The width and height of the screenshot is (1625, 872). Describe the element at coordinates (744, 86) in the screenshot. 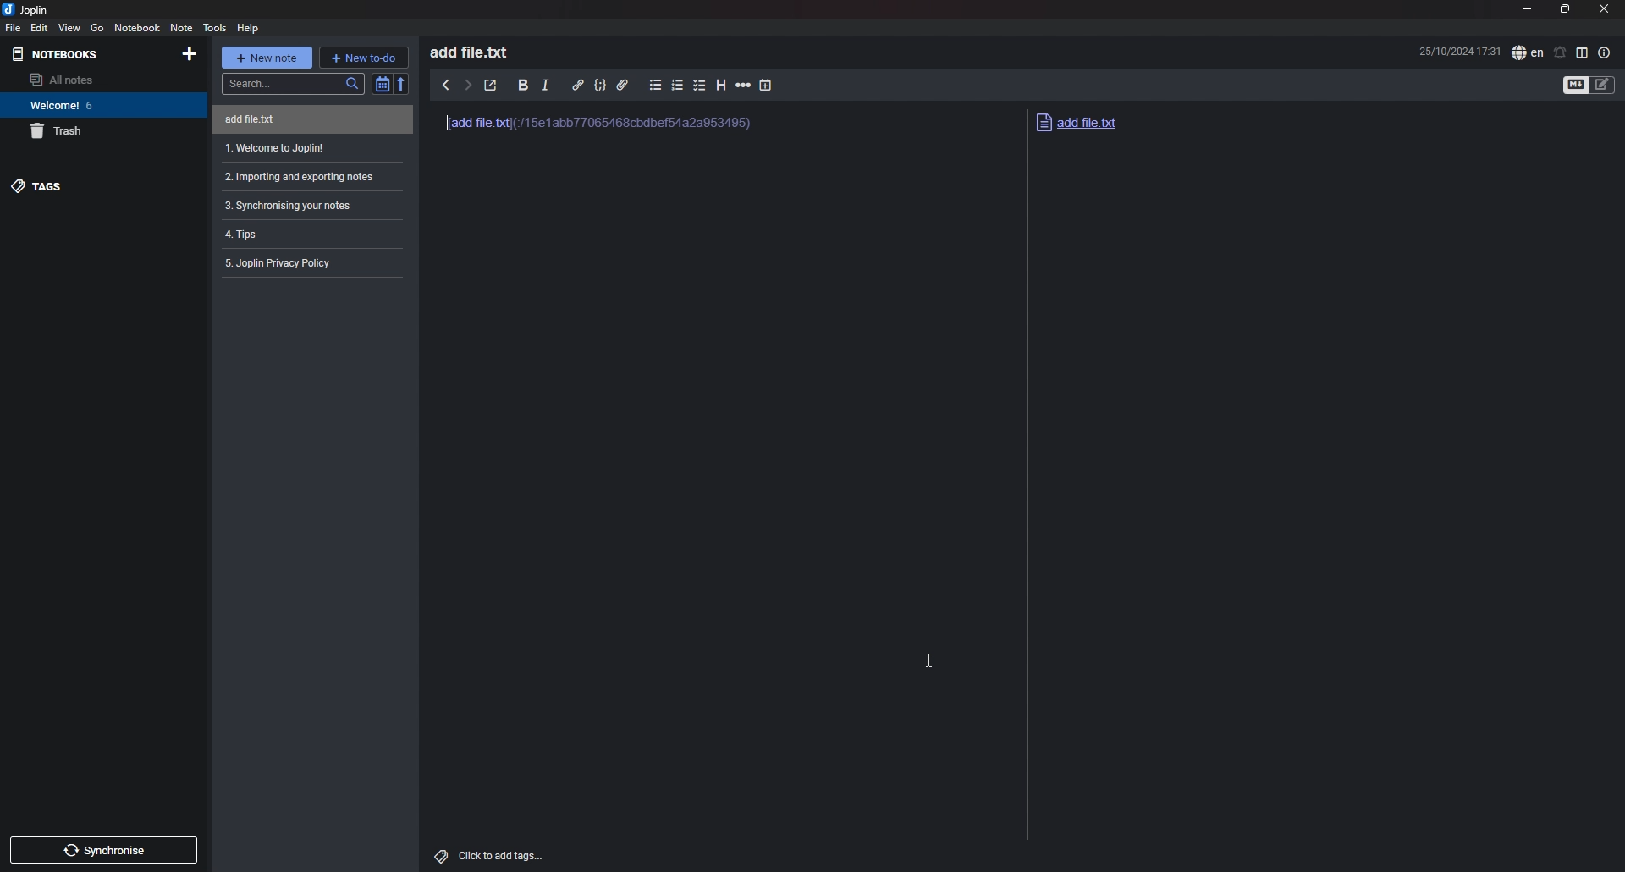

I see `horizontal rule` at that location.